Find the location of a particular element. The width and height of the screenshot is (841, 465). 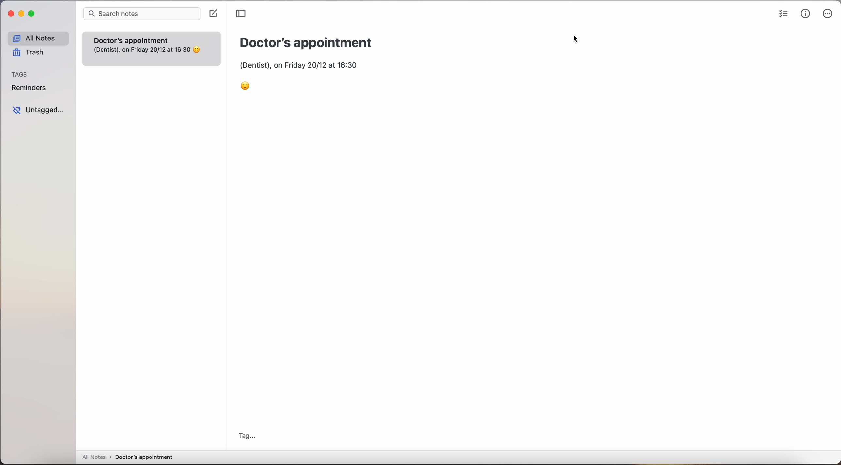

(Dentist), on Friday 20/12 at 16:30 is located at coordinates (306, 64).